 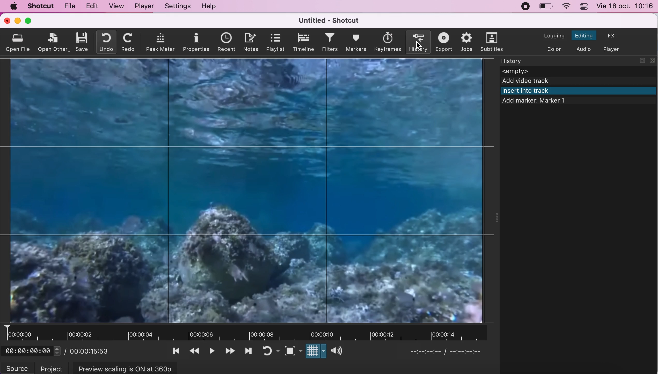 What do you see at coordinates (17, 367) in the screenshot?
I see `source` at bounding box center [17, 367].